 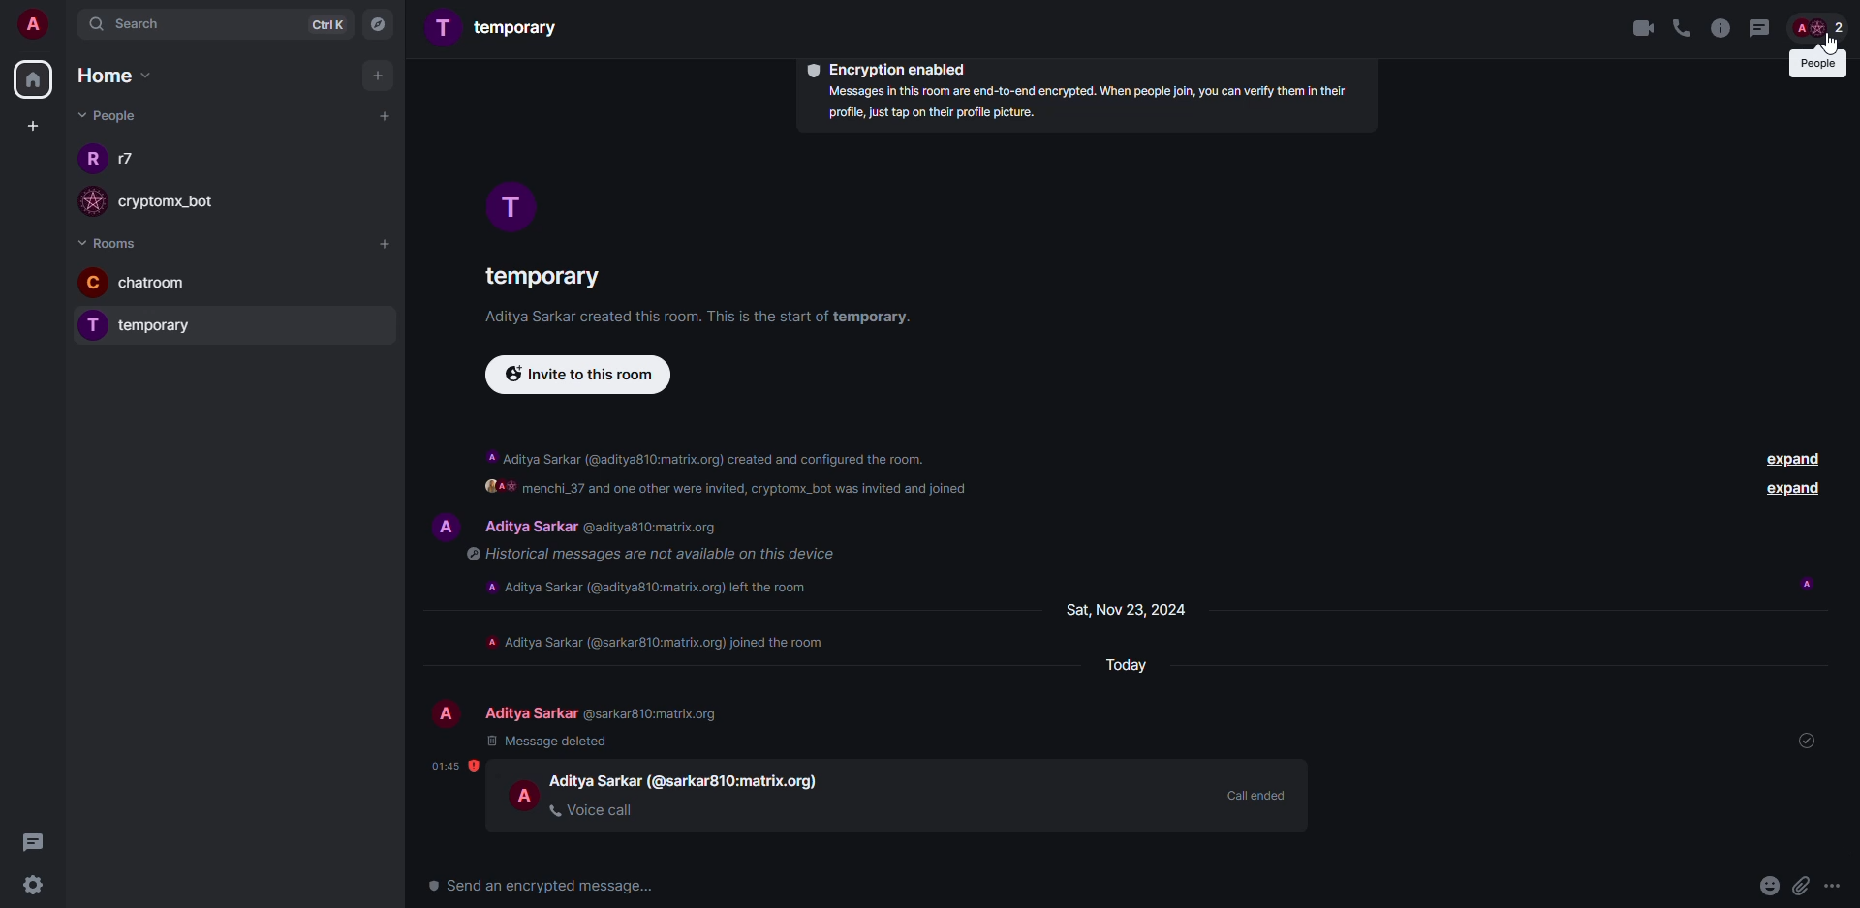 What do you see at coordinates (454, 766) in the screenshot?
I see `time` at bounding box center [454, 766].